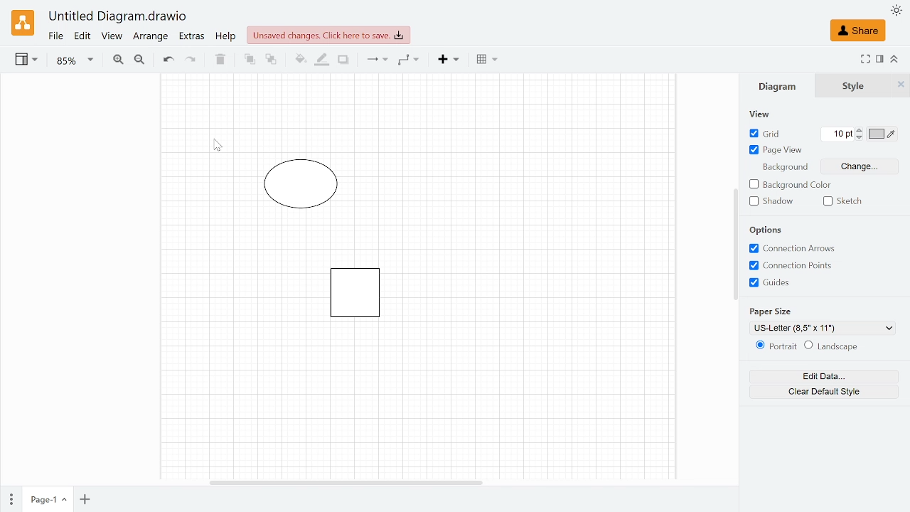  Describe the element at coordinates (10, 498) in the screenshot. I see `Pages` at that location.